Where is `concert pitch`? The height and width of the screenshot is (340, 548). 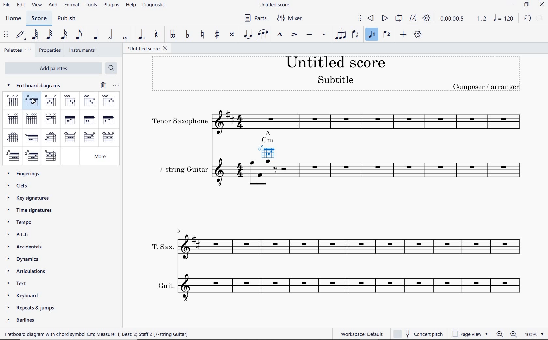 concert pitch is located at coordinates (419, 333).